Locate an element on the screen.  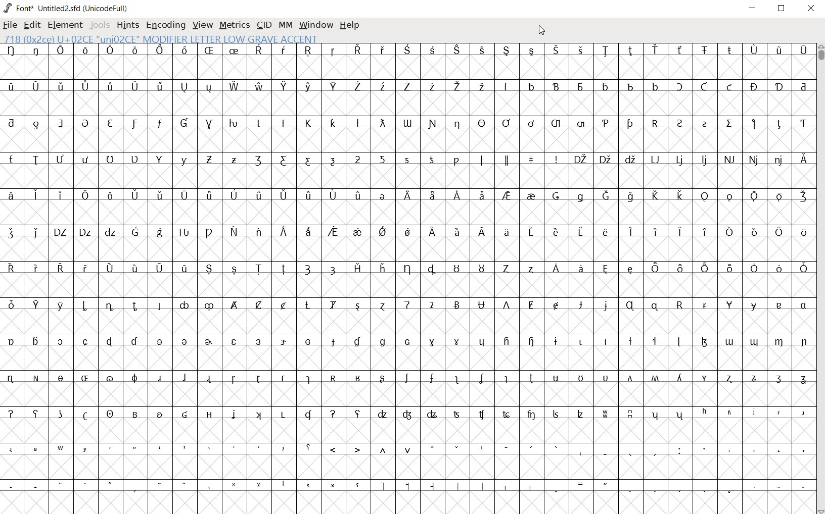
window is located at coordinates (315, 25).